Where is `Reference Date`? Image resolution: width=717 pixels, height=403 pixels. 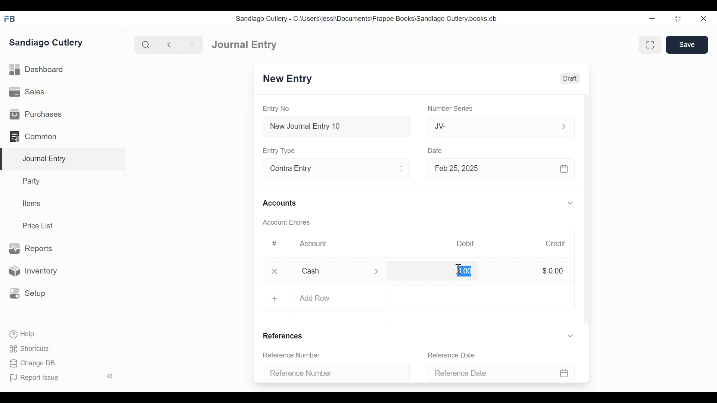
Reference Date is located at coordinates (500, 370).